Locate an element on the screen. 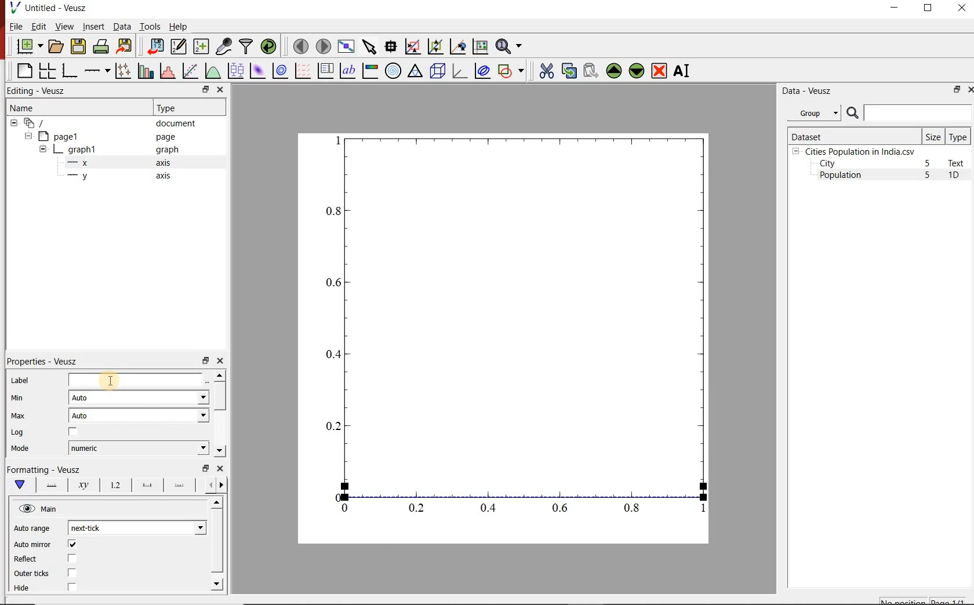 The image size is (974, 605). Auto is located at coordinates (139, 397).